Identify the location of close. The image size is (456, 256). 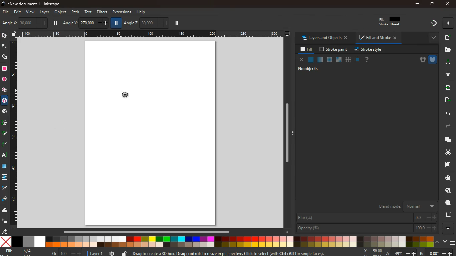
(301, 60).